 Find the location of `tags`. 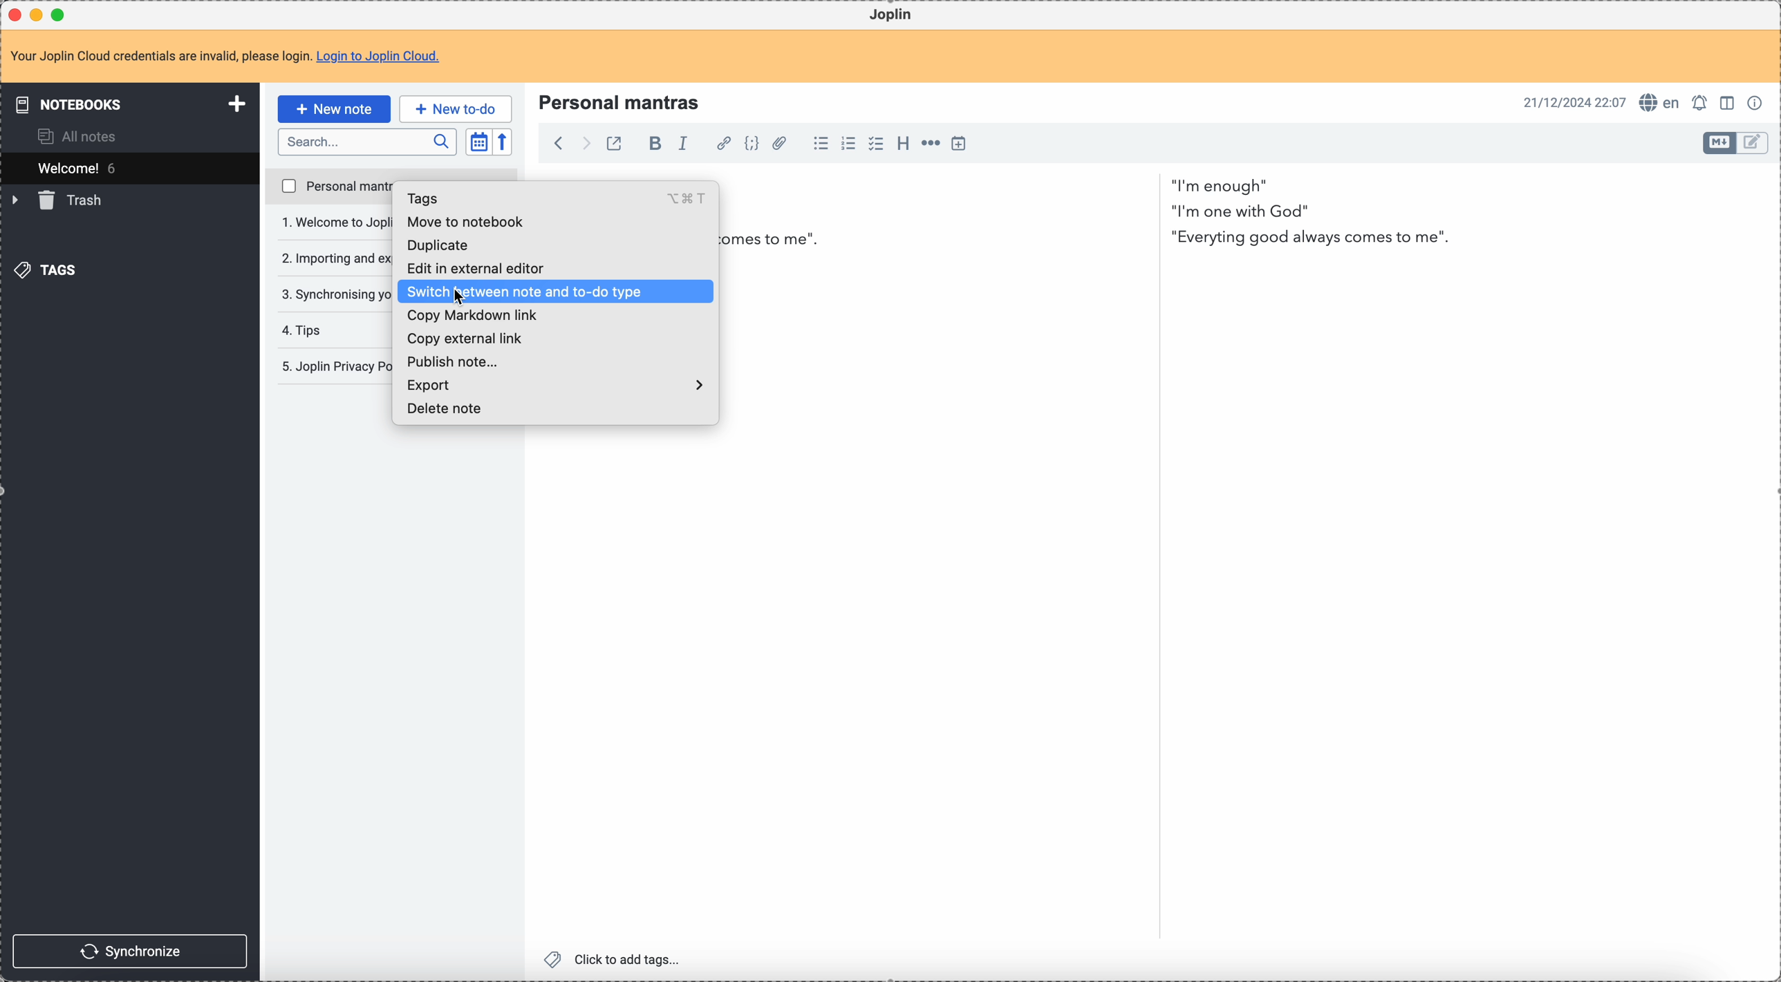

tags is located at coordinates (44, 270).